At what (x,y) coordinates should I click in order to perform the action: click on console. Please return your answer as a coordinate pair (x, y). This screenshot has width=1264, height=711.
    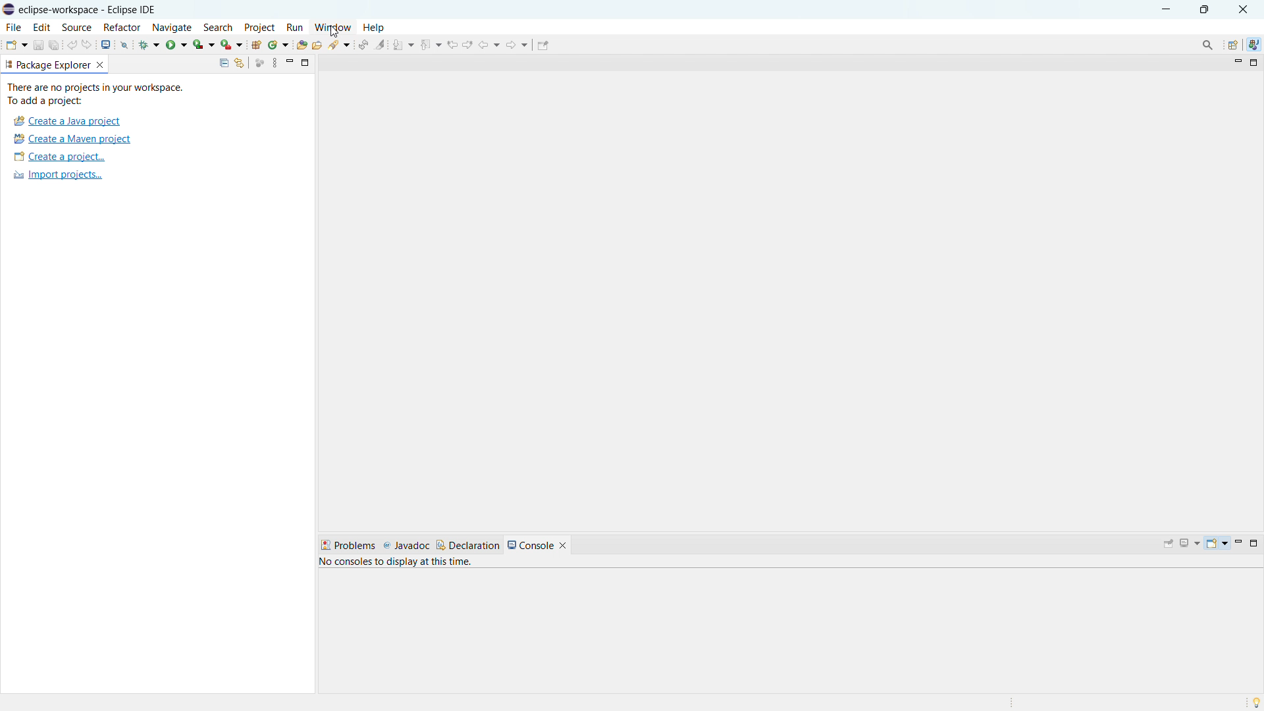
    Looking at the image, I should click on (530, 544).